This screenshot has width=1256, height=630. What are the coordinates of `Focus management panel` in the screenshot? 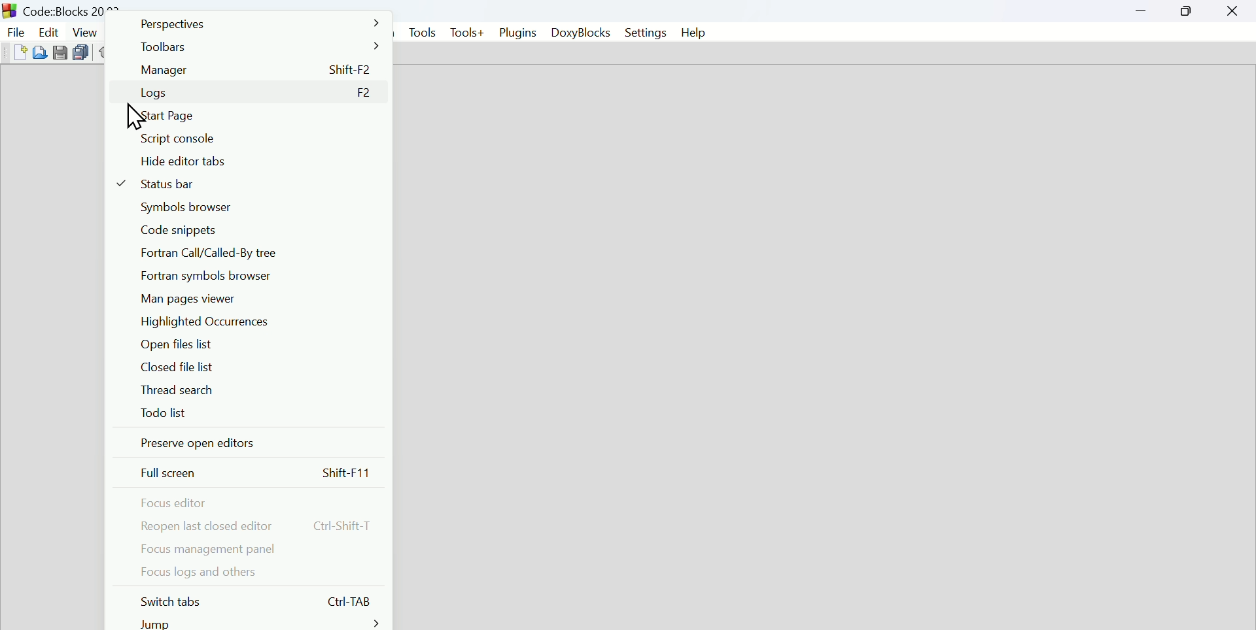 It's located at (260, 548).